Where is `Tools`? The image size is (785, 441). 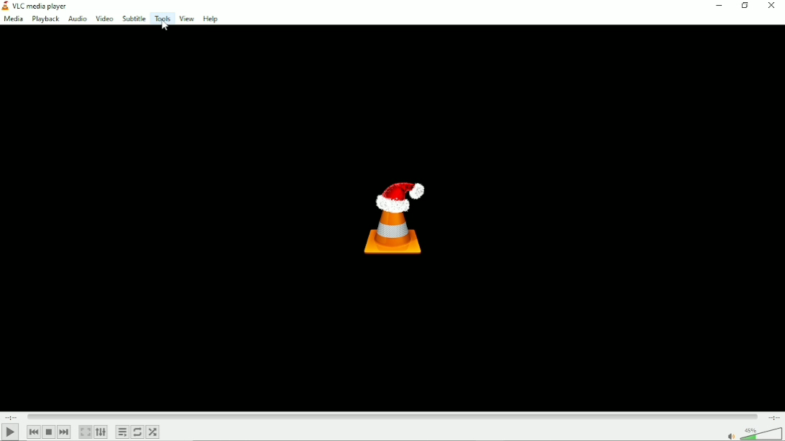
Tools is located at coordinates (162, 18).